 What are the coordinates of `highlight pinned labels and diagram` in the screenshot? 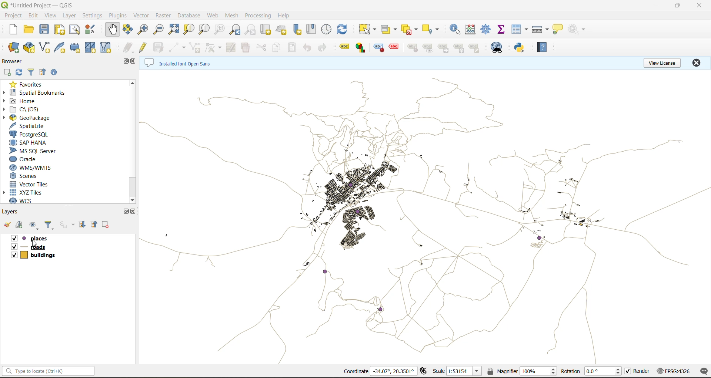 It's located at (378, 48).